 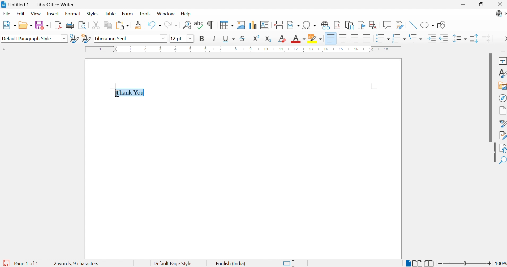 I want to click on Restore Down, so click(x=482, y=5).